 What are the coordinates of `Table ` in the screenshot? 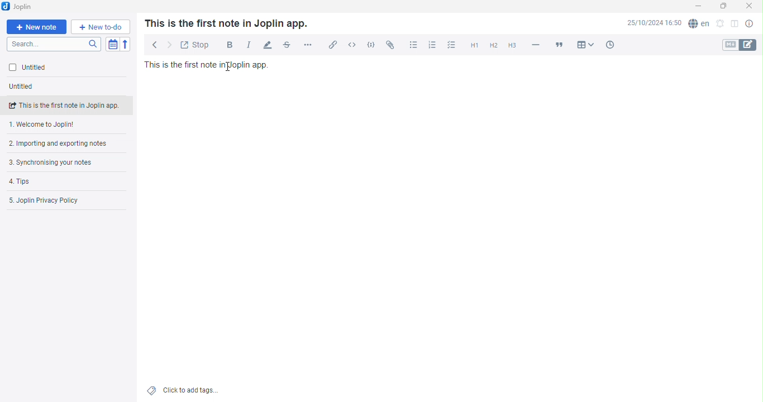 It's located at (585, 44).